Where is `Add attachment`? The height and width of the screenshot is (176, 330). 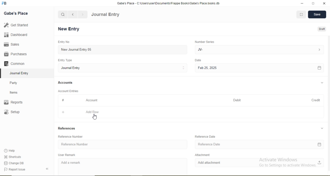
Add attachment is located at coordinates (259, 163).